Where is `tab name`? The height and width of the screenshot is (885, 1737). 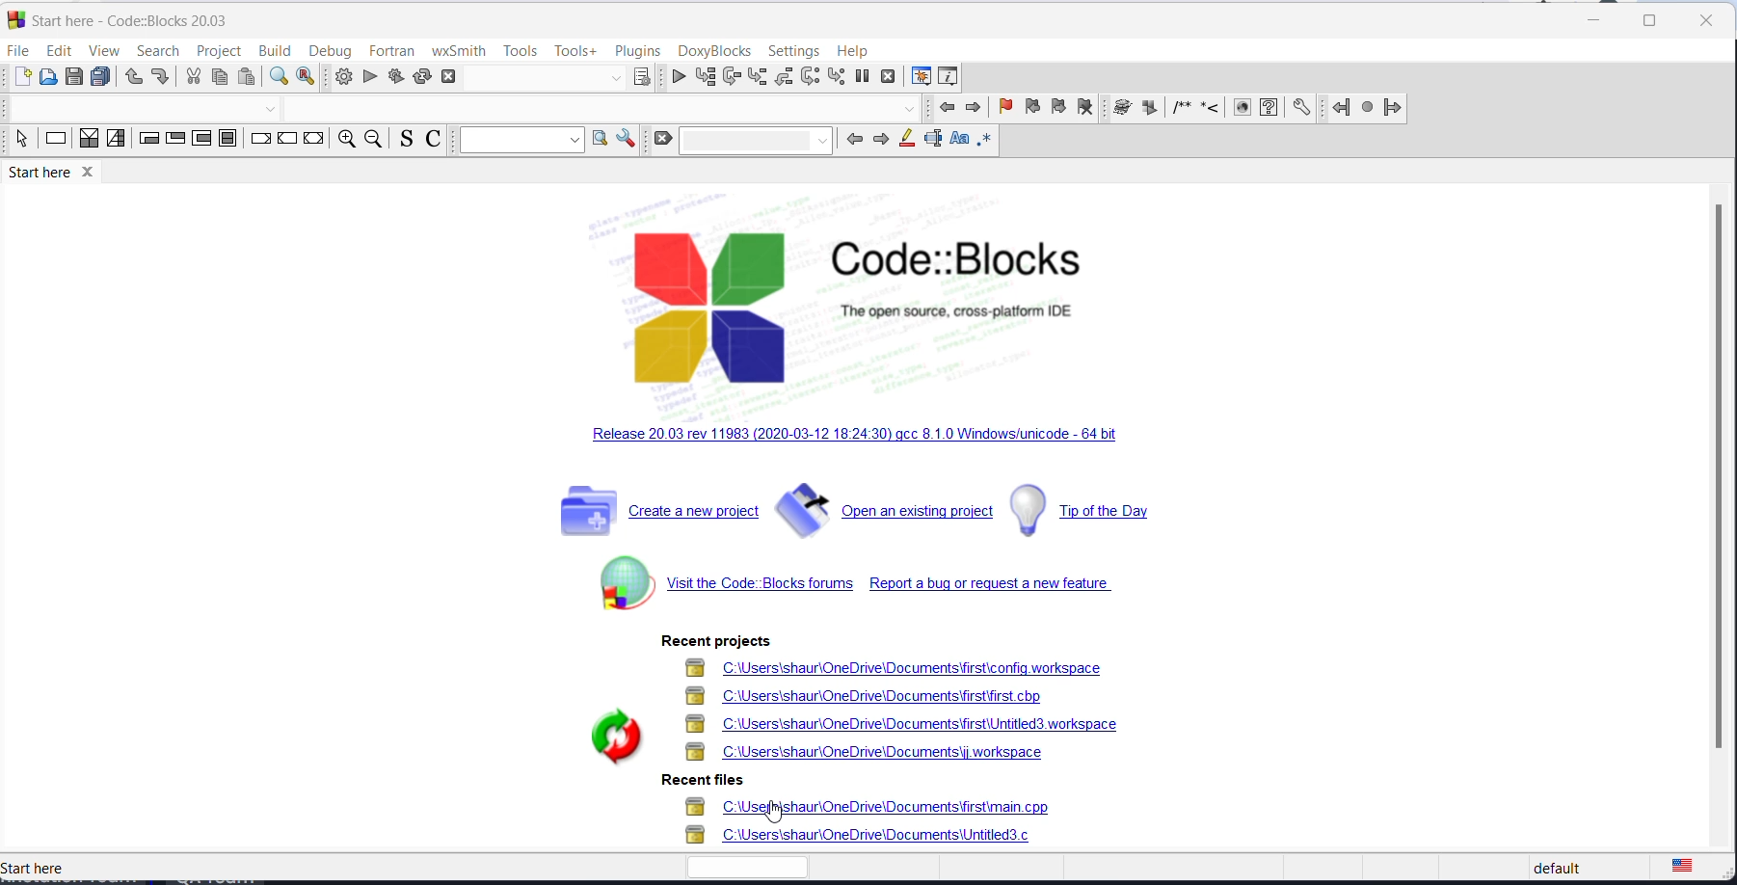
tab name is located at coordinates (41, 869).